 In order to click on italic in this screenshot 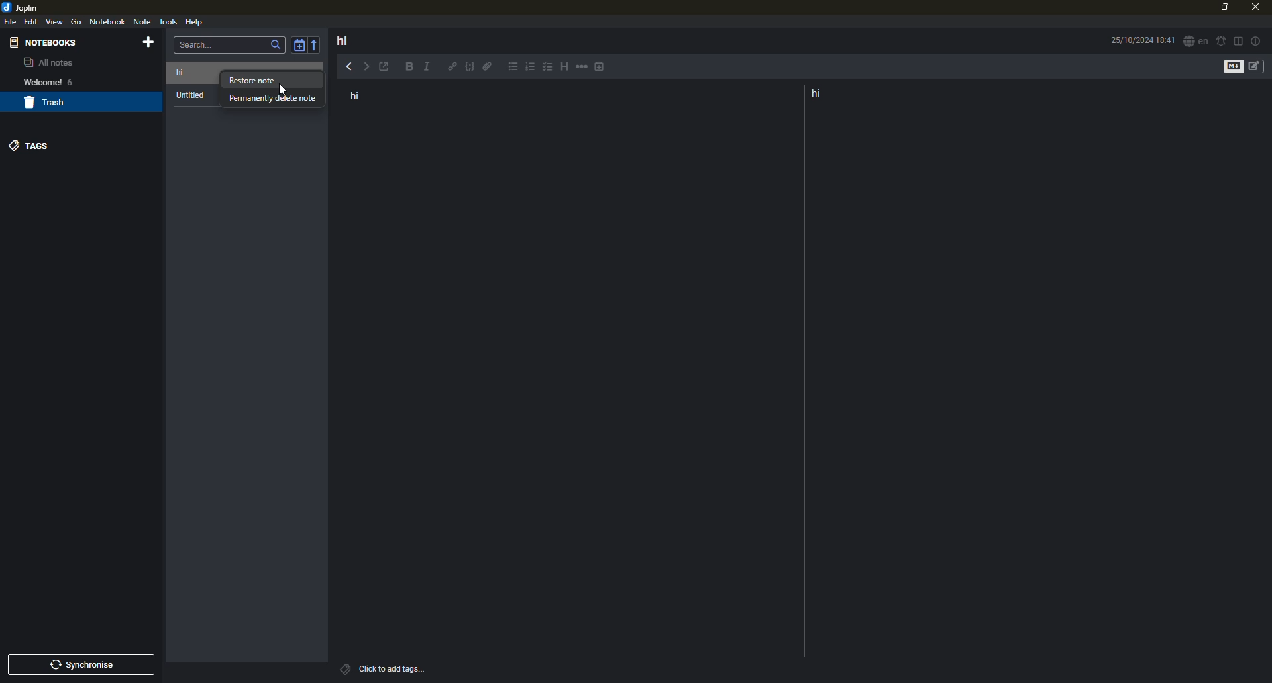, I will do `click(430, 68)`.